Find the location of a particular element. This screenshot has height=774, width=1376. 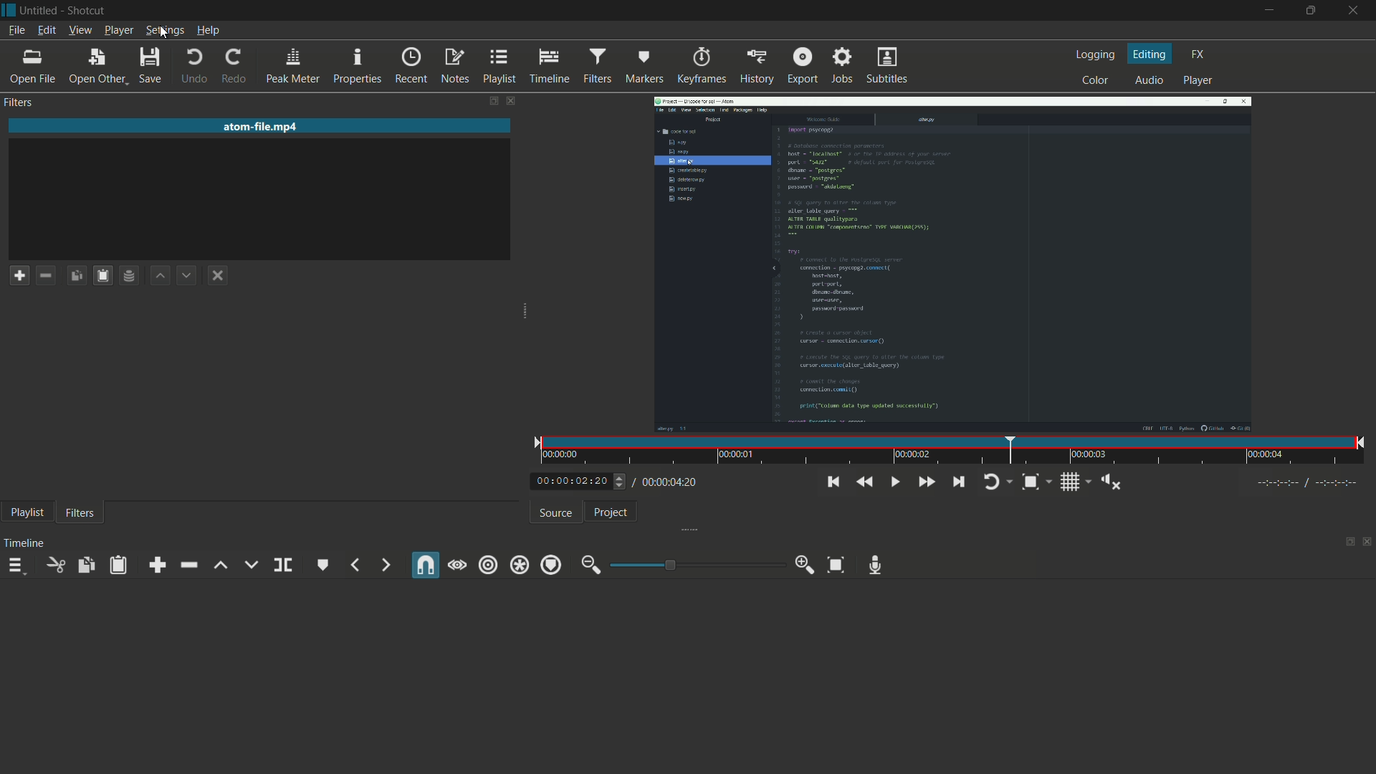

subtitles is located at coordinates (887, 65).